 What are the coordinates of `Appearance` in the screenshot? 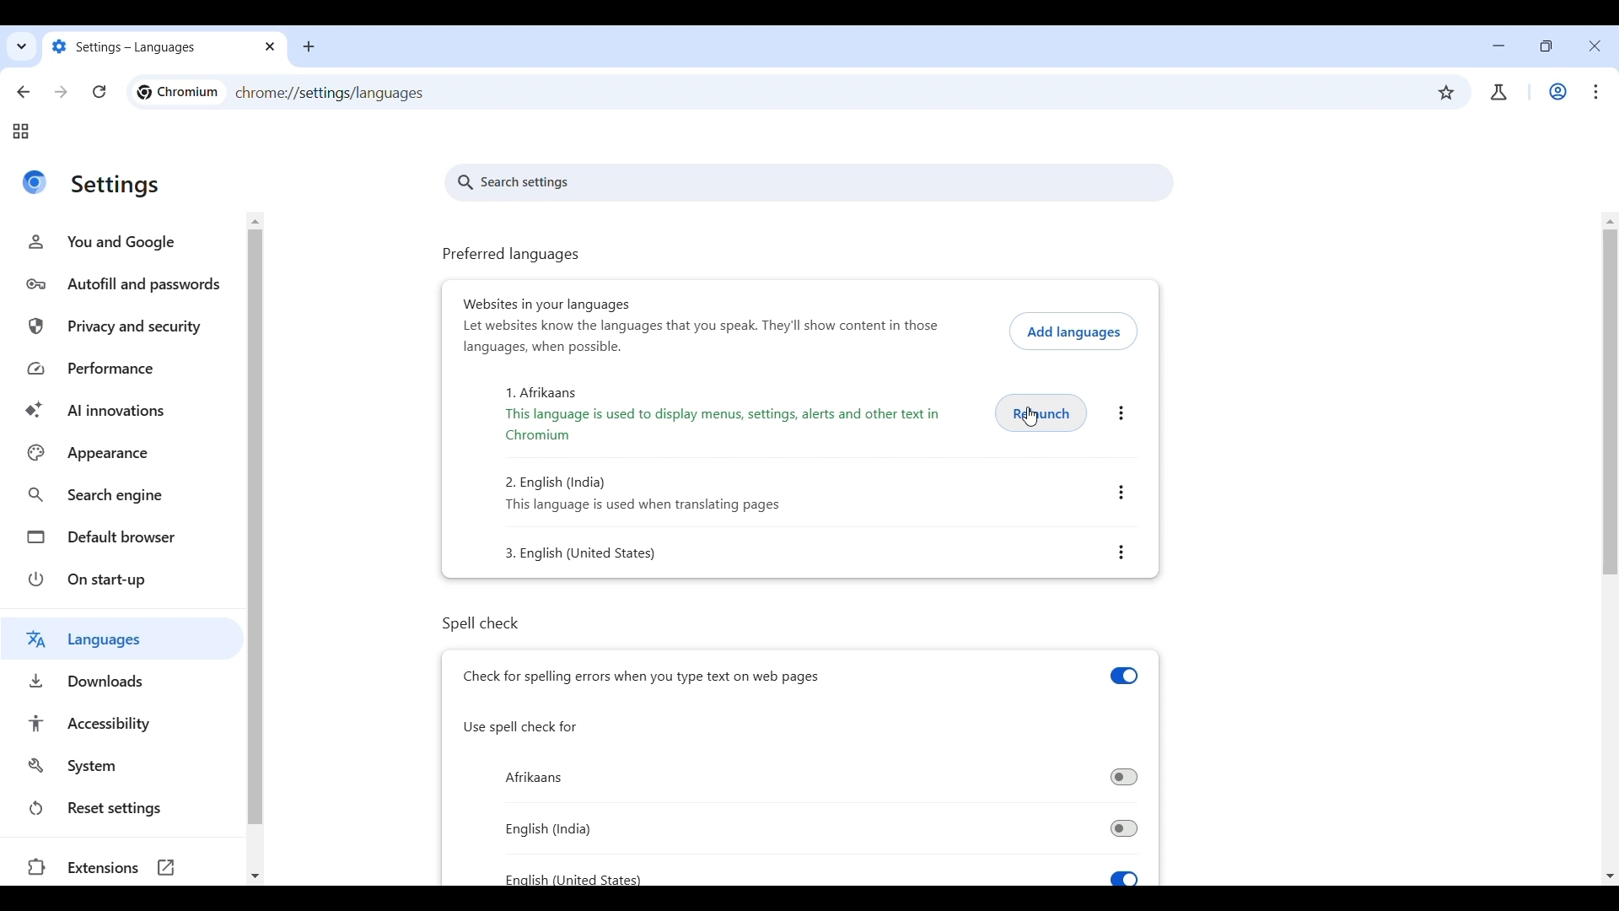 It's located at (124, 452).